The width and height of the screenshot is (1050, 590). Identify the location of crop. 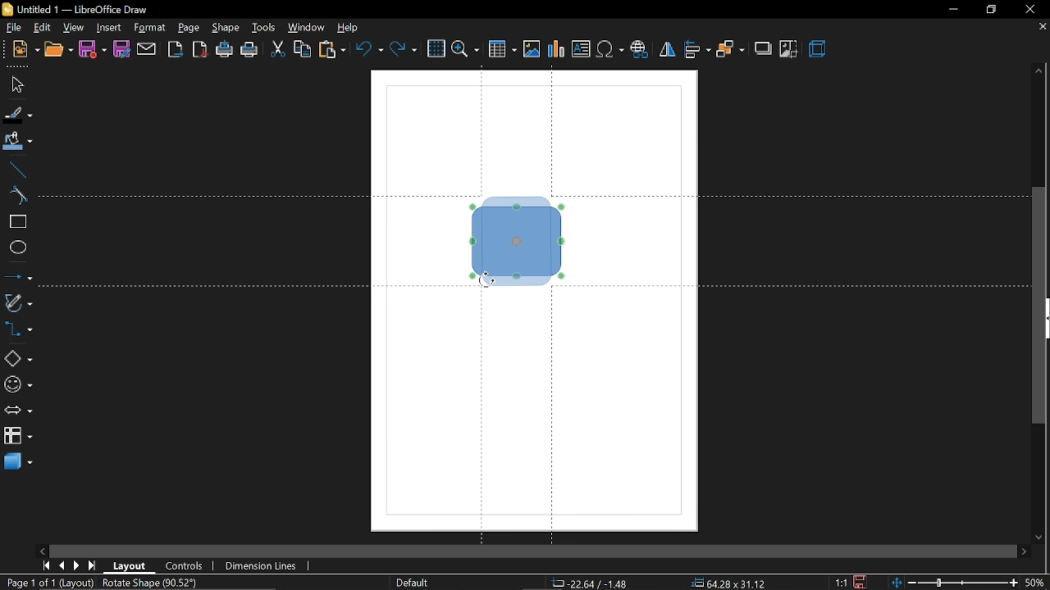
(790, 48).